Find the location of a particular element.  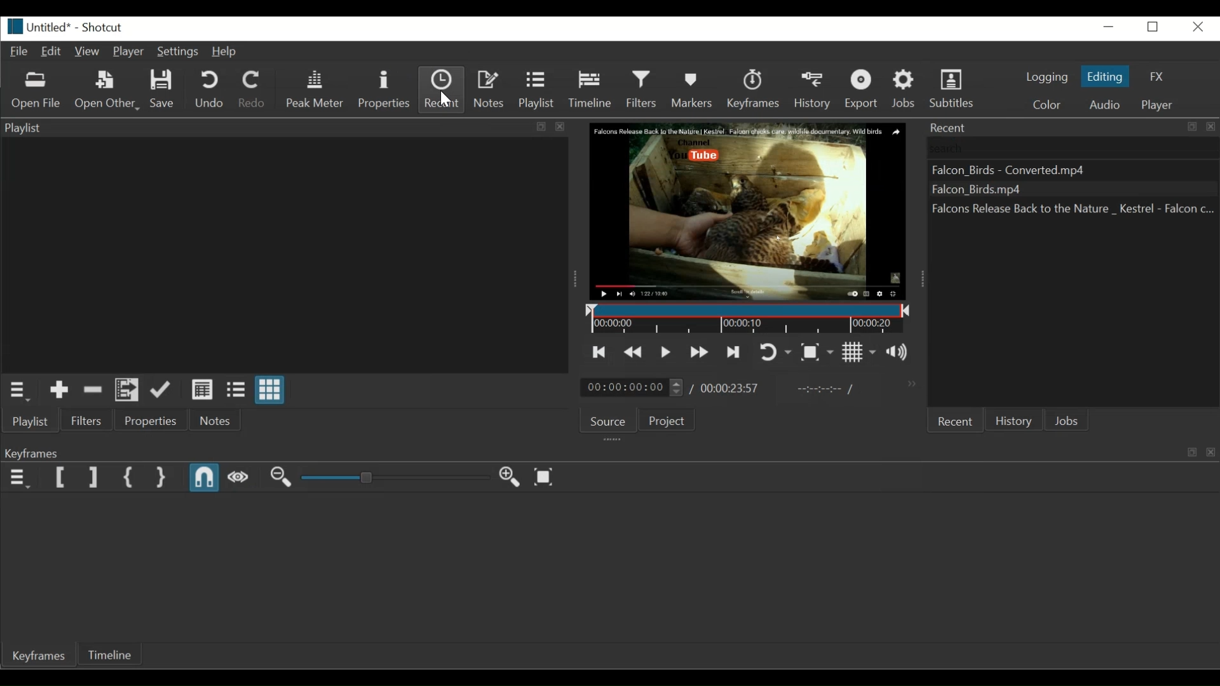

Add the Source to the playlist is located at coordinates (59, 389).